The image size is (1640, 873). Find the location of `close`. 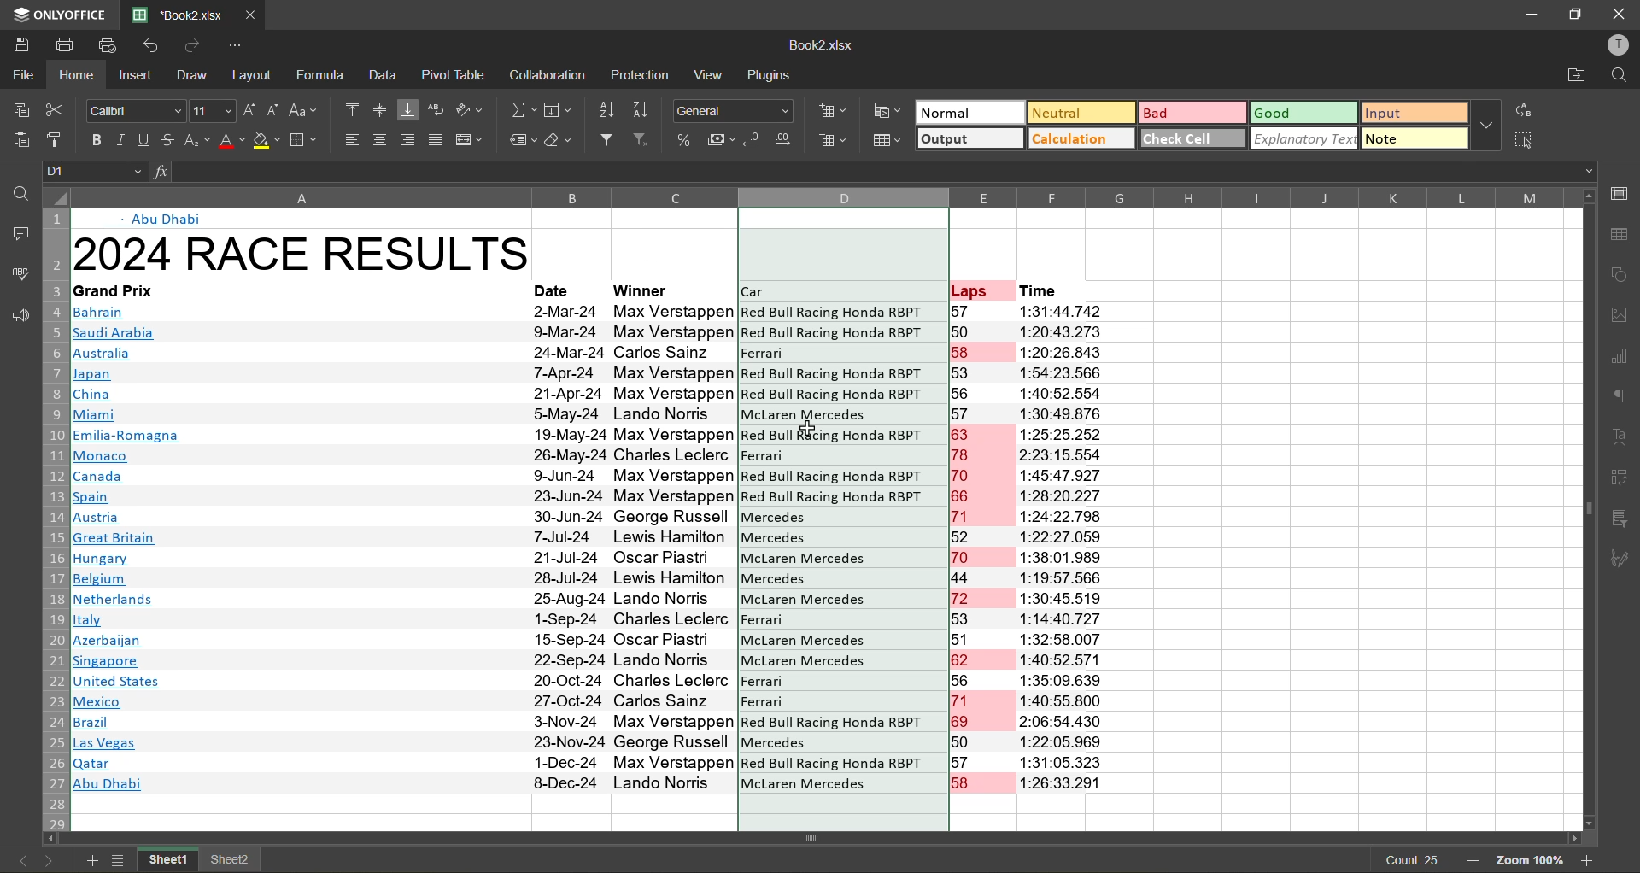

close is located at coordinates (1619, 15).